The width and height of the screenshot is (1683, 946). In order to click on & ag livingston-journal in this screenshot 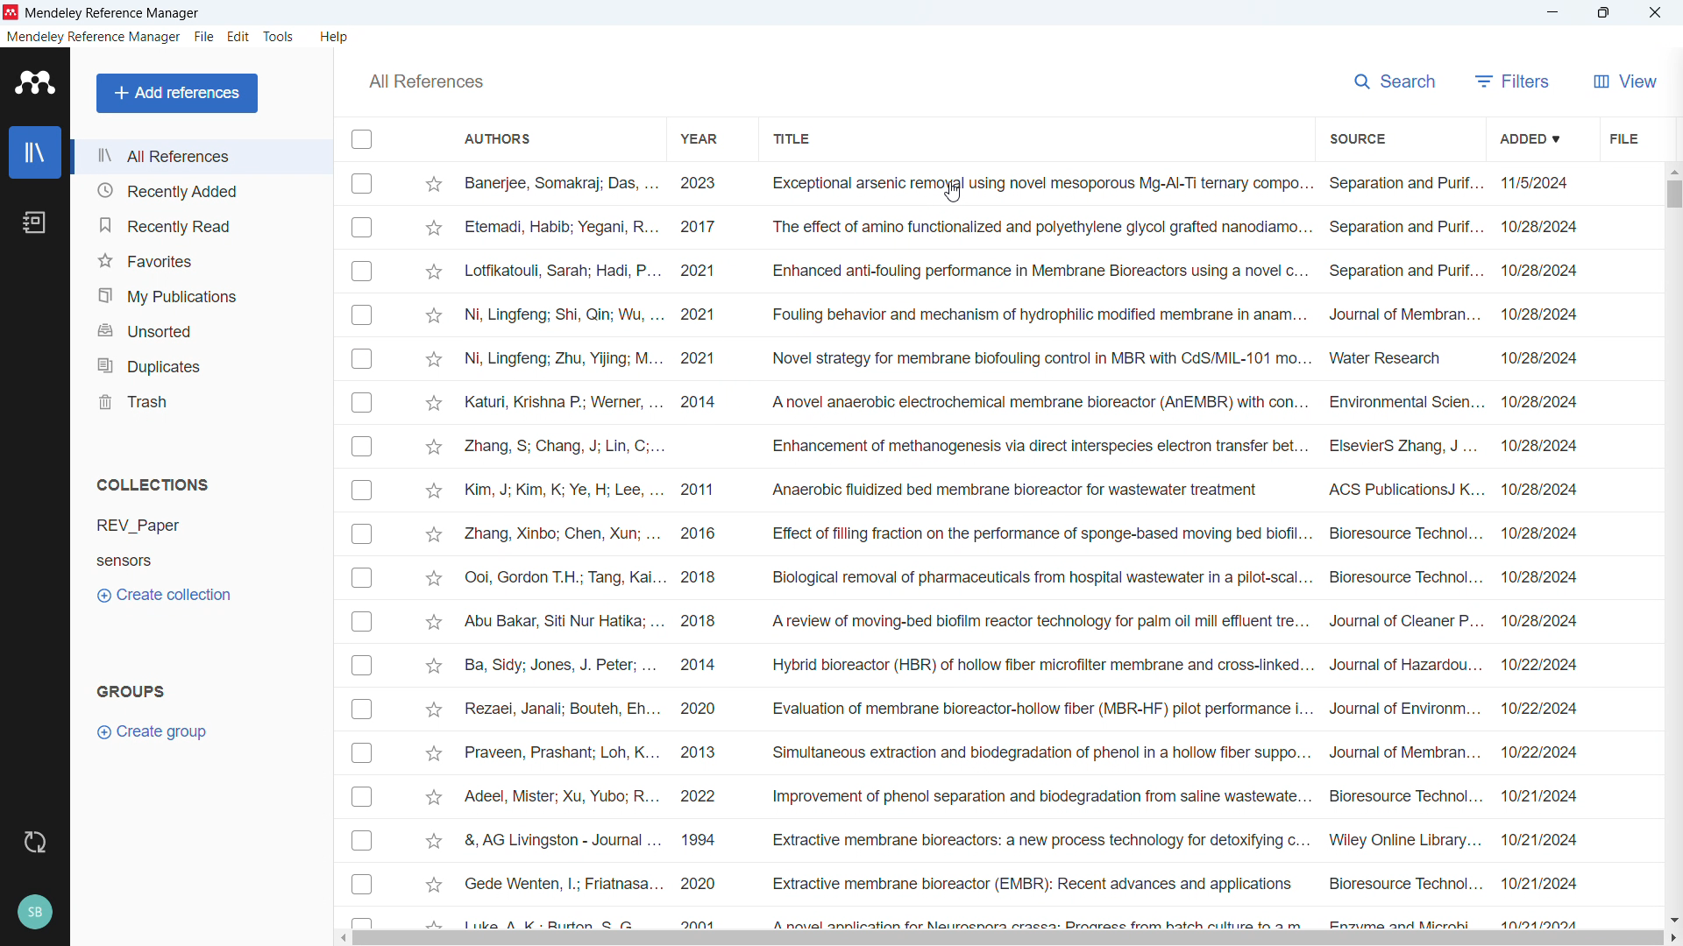, I will do `click(555, 839)`.